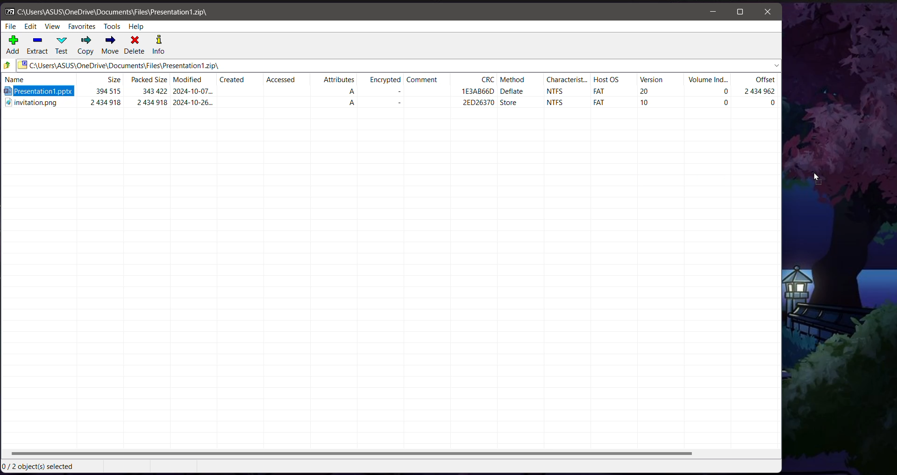 The width and height of the screenshot is (897, 475). What do you see at coordinates (54, 27) in the screenshot?
I see `View` at bounding box center [54, 27].